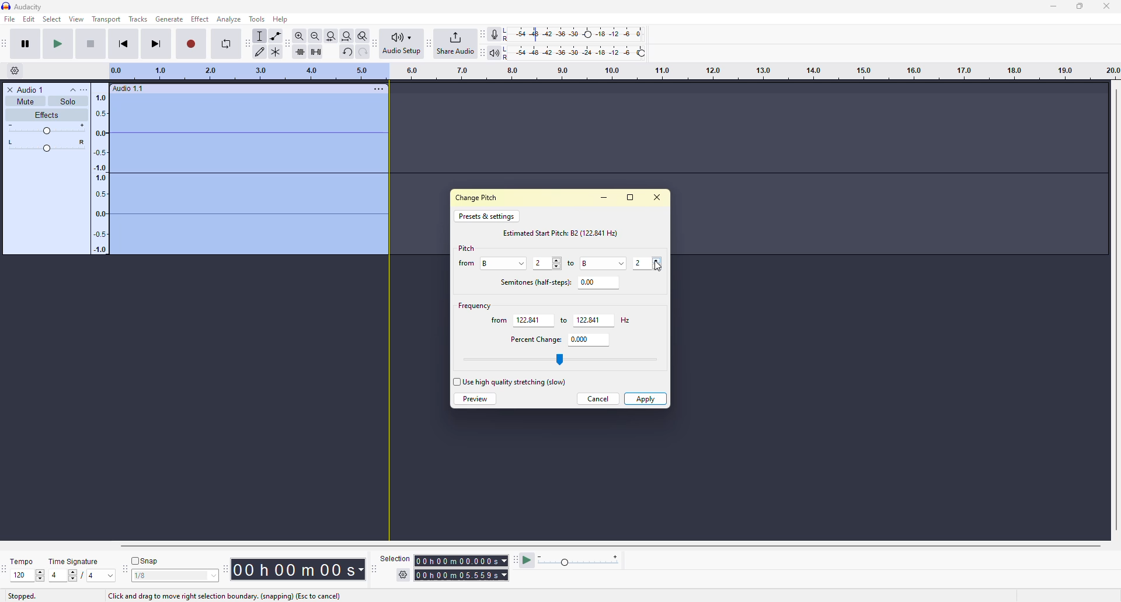 The height and width of the screenshot is (602, 1121). I want to click on record meter, so click(496, 34).